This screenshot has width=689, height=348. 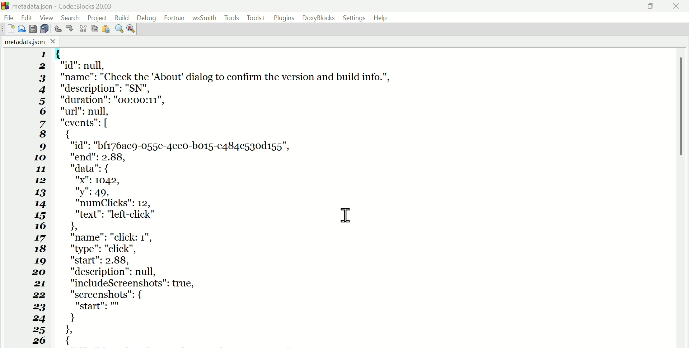 I want to click on Save all, so click(x=45, y=29).